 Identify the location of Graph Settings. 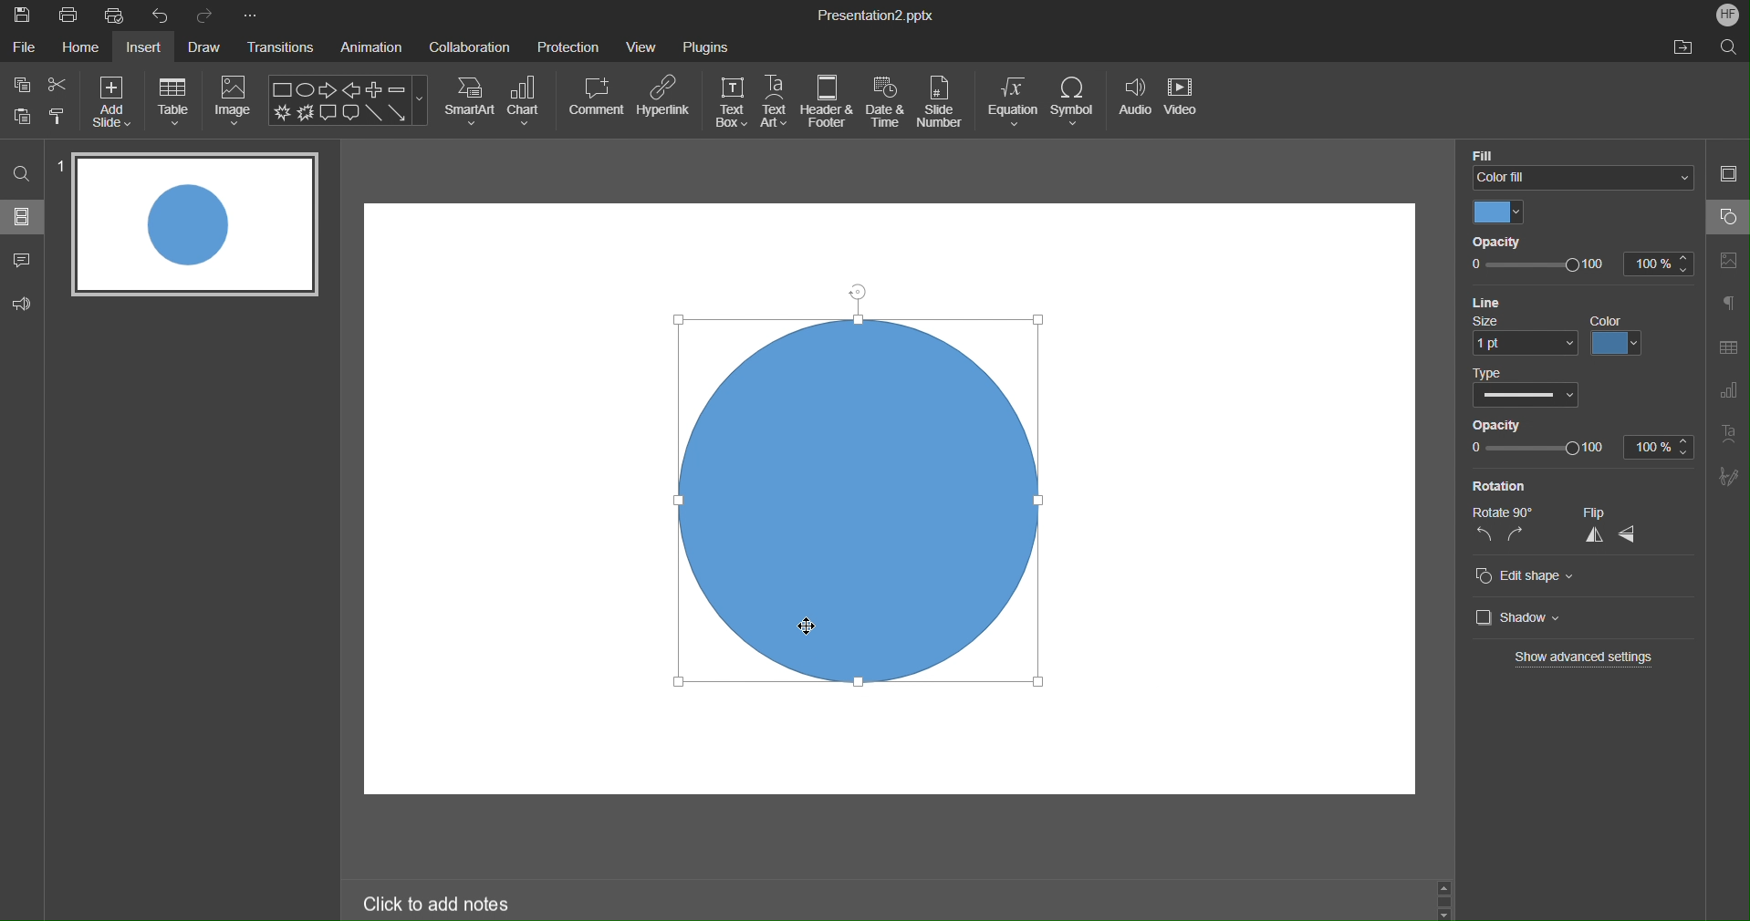
(1724, 394).